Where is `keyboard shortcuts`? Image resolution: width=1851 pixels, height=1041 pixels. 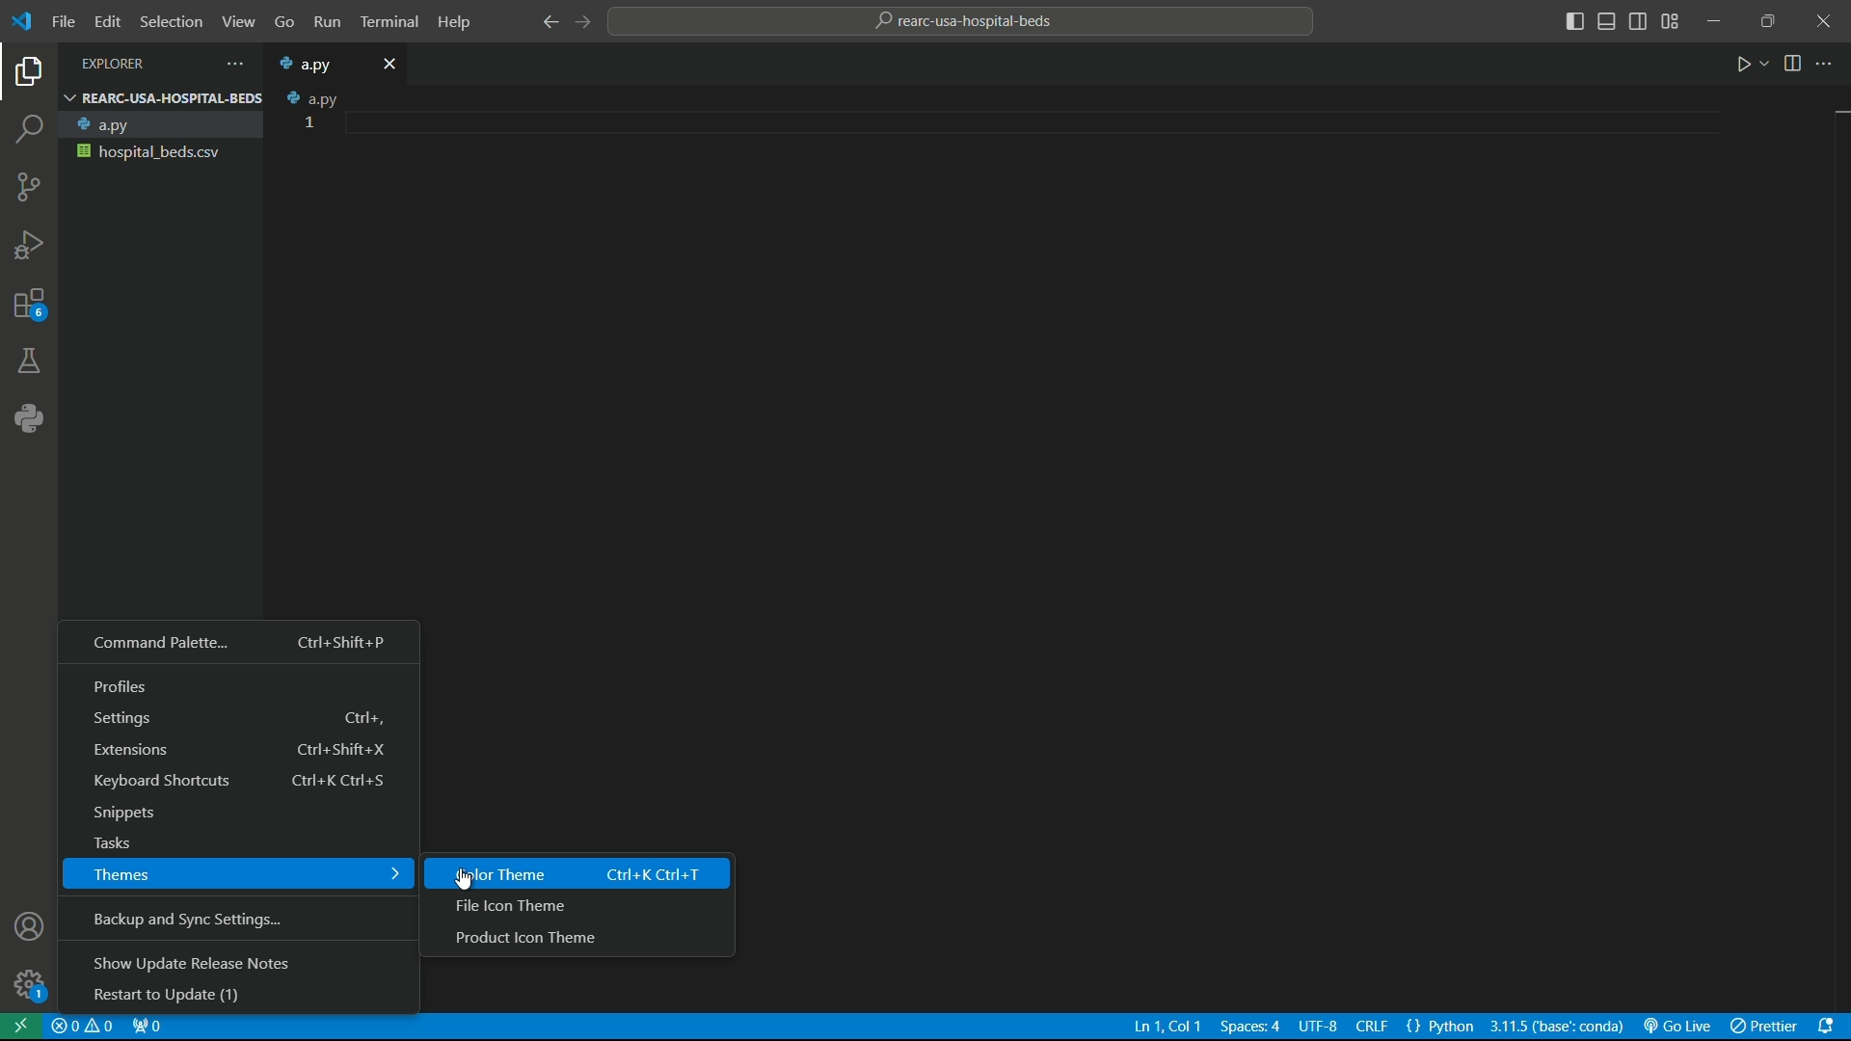 keyboard shortcuts is located at coordinates (238, 781).